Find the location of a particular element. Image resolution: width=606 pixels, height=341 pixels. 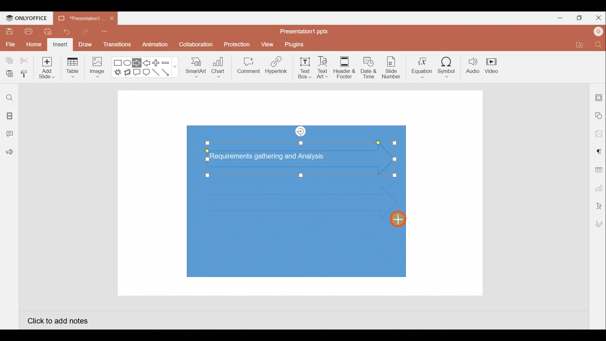

Undo is located at coordinates (64, 32).